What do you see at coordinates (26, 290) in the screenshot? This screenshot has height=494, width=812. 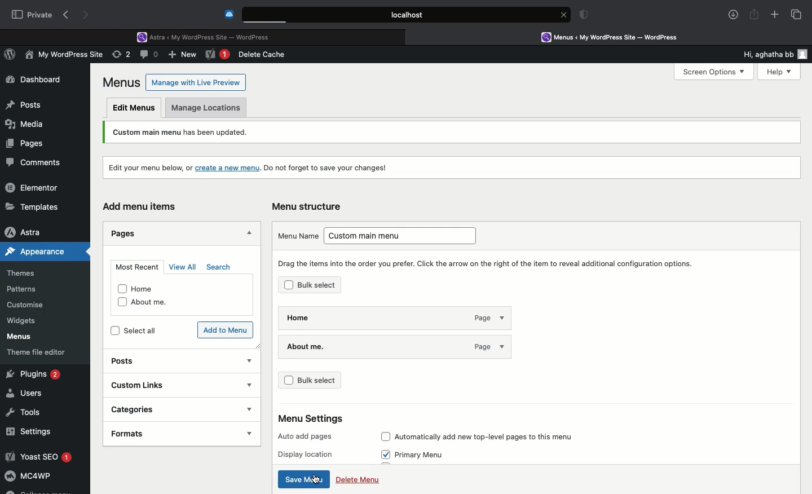 I see `Patterns` at bounding box center [26, 290].